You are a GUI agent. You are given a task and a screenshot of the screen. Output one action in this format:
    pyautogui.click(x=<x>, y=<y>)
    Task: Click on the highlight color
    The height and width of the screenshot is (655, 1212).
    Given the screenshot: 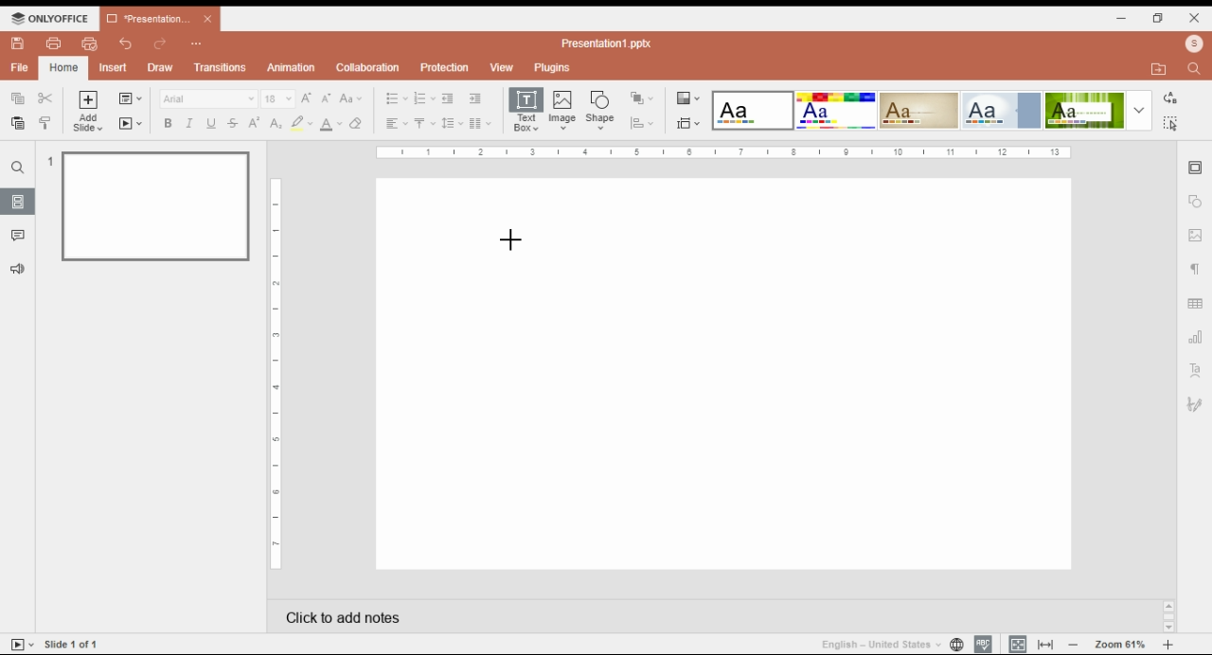 What is the action you would take?
    pyautogui.click(x=300, y=122)
    